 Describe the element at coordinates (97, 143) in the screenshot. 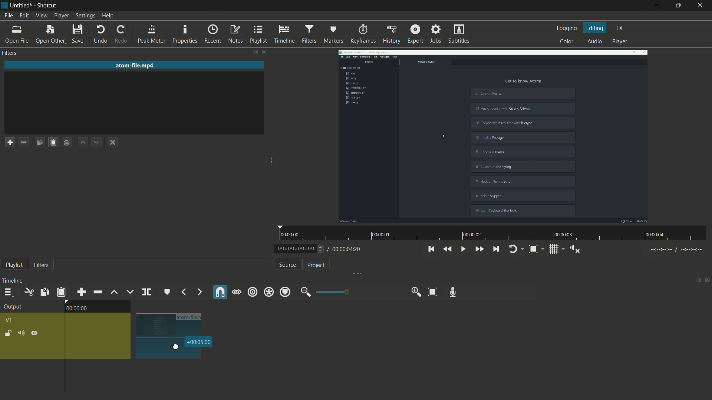

I see `move filter down` at that location.